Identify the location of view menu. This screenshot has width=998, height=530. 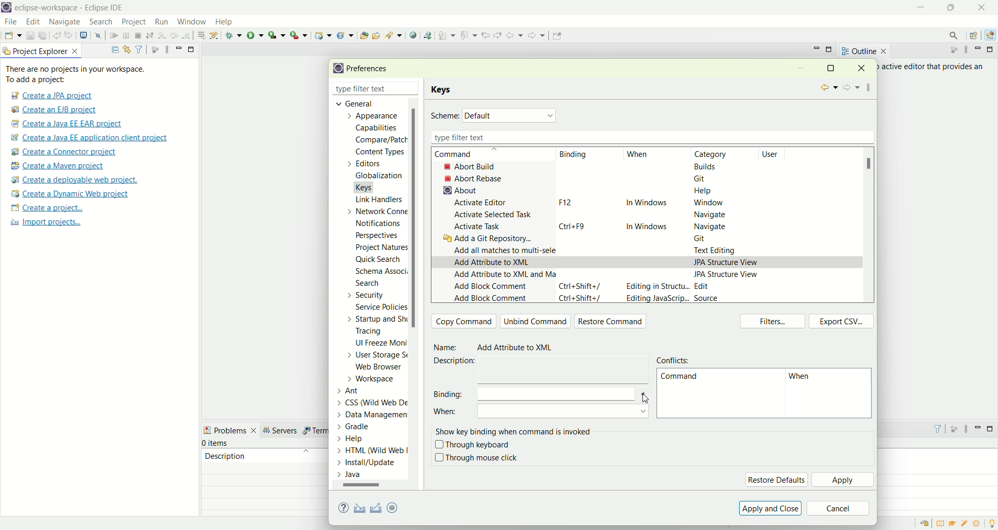
(965, 50).